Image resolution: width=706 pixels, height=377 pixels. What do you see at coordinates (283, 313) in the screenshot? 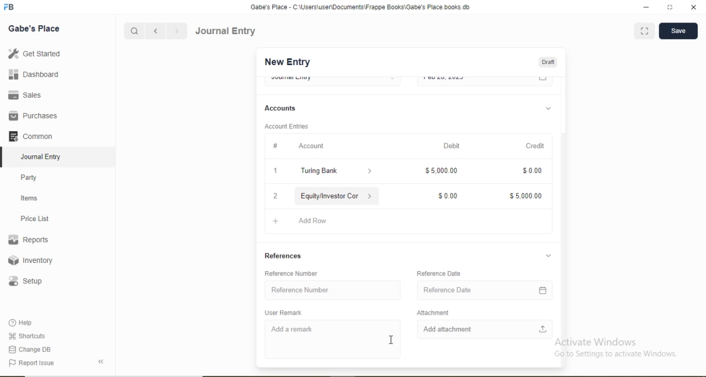
I see `User Remark` at bounding box center [283, 313].